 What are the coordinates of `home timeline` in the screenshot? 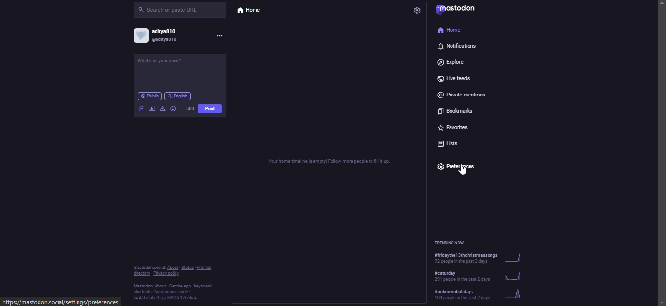 It's located at (330, 161).